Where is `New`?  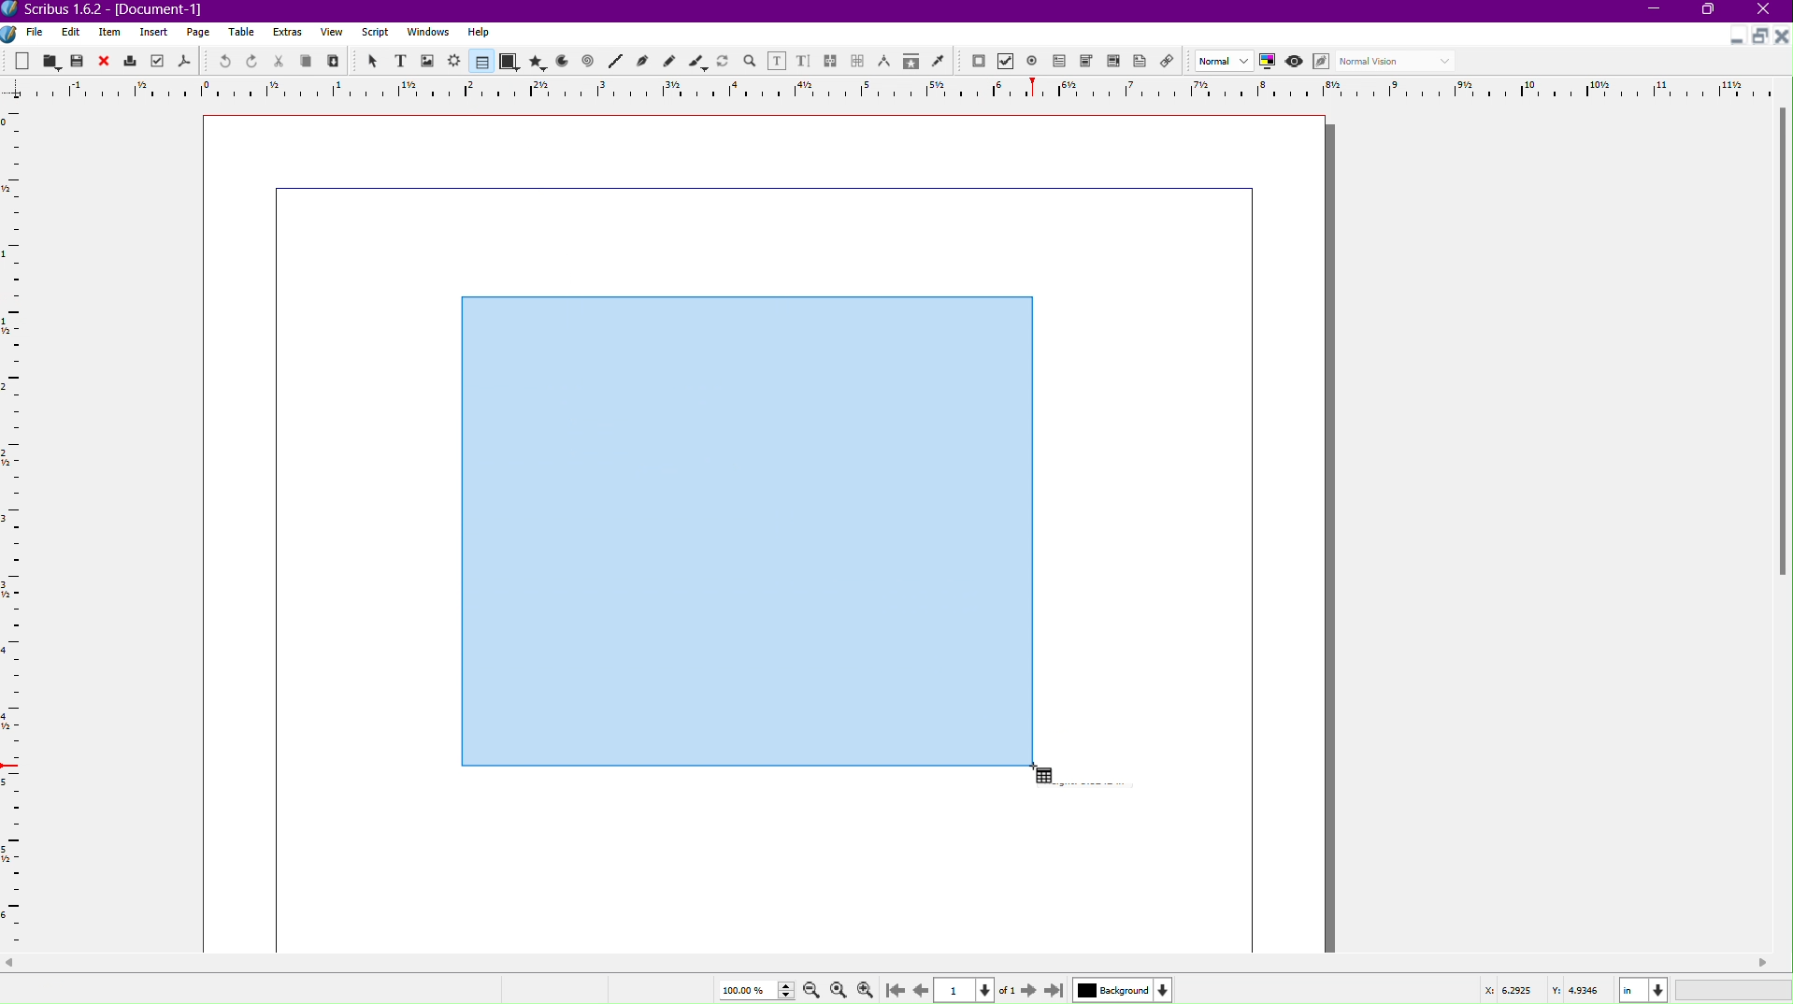 New is located at coordinates (23, 60).